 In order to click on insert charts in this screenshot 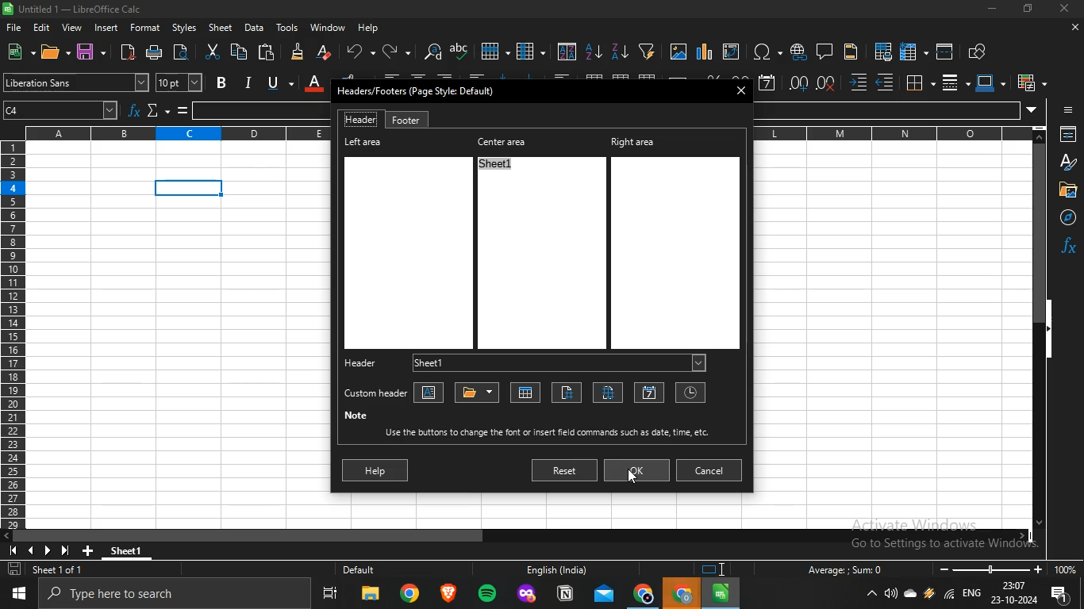, I will do `click(705, 52)`.